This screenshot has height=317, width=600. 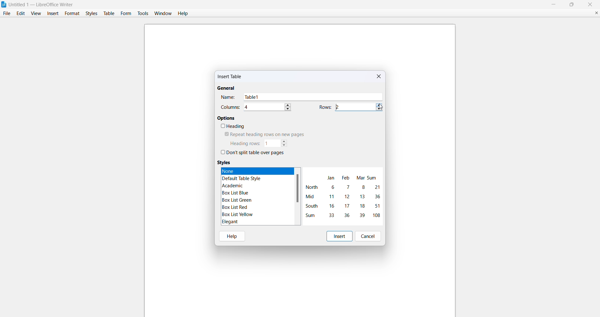 I want to click on libreofficewriter logo, so click(x=4, y=4).